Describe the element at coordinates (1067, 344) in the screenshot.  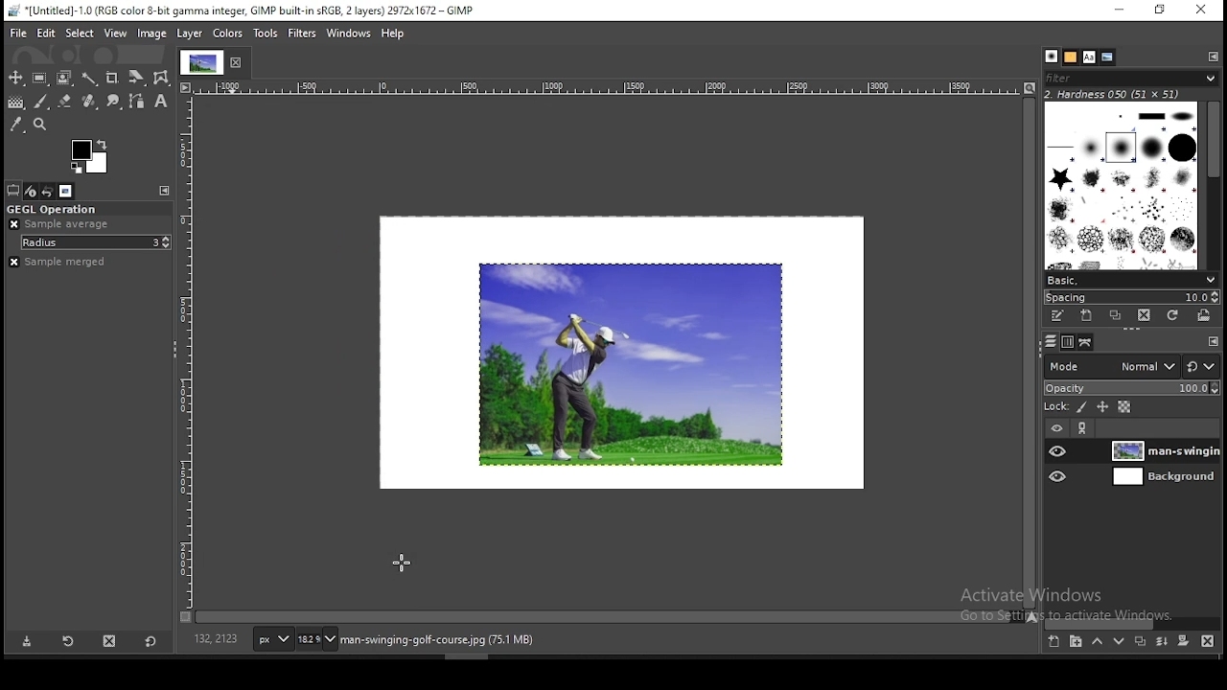
I see `channels` at that location.